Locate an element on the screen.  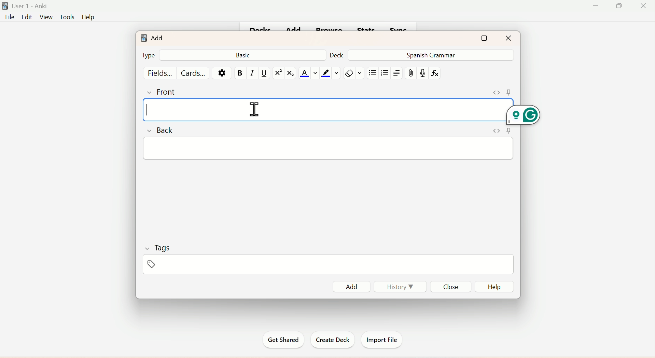
typing cursor is located at coordinates (148, 111).